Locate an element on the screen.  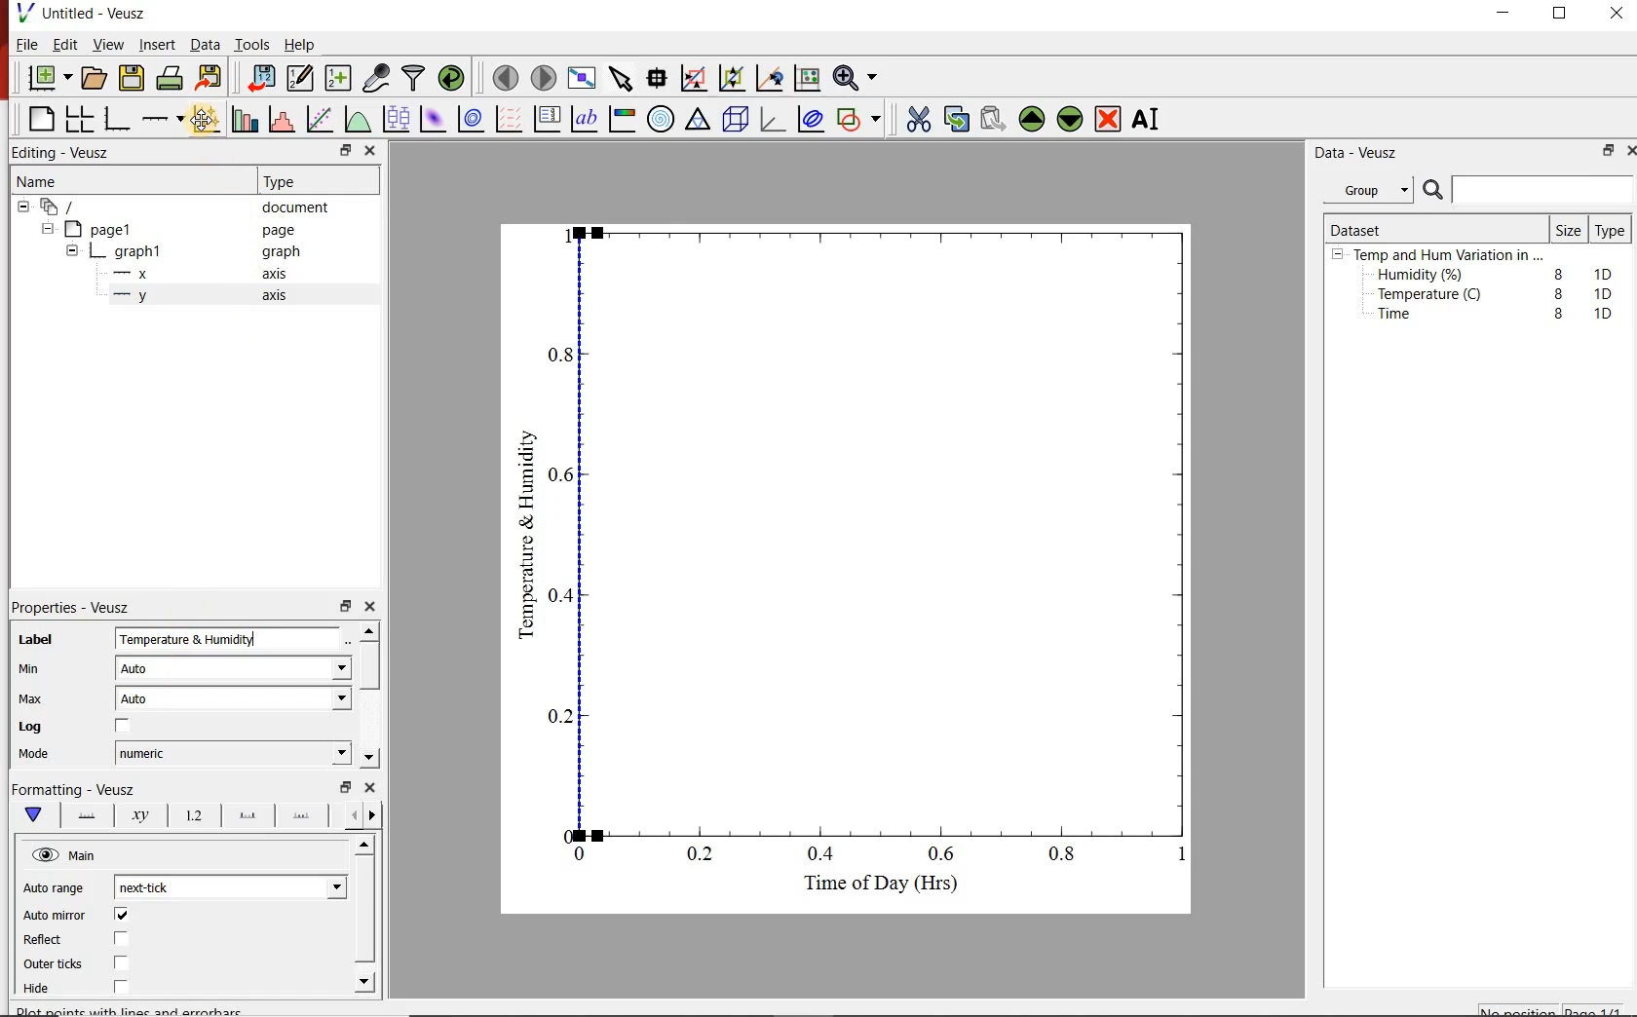
0.4 is located at coordinates (563, 595).